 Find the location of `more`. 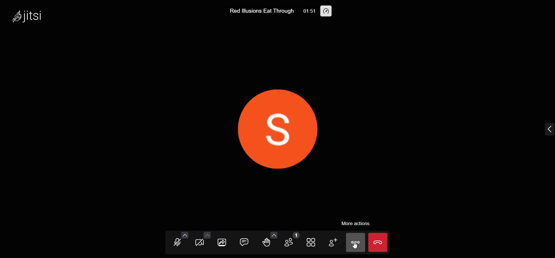

more is located at coordinates (356, 242).